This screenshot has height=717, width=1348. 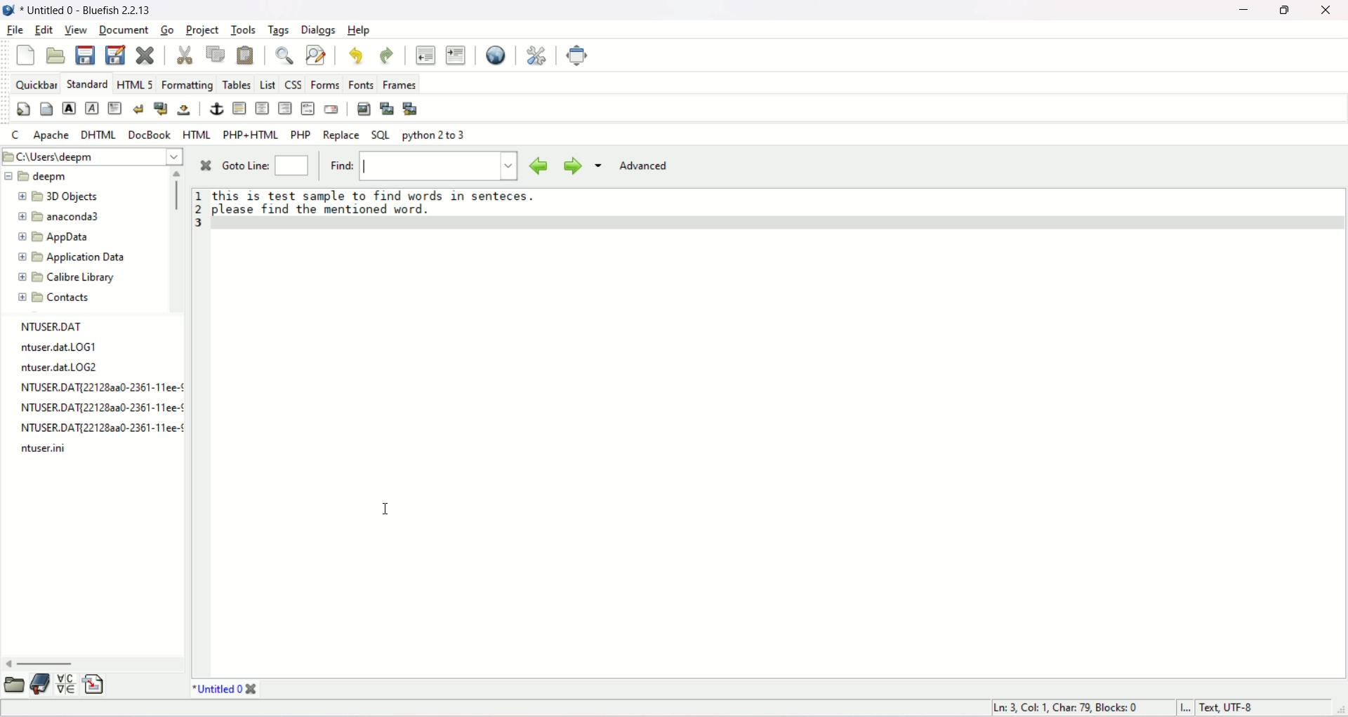 What do you see at coordinates (268, 165) in the screenshot?
I see `goto line:` at bounding box center [268, 165].